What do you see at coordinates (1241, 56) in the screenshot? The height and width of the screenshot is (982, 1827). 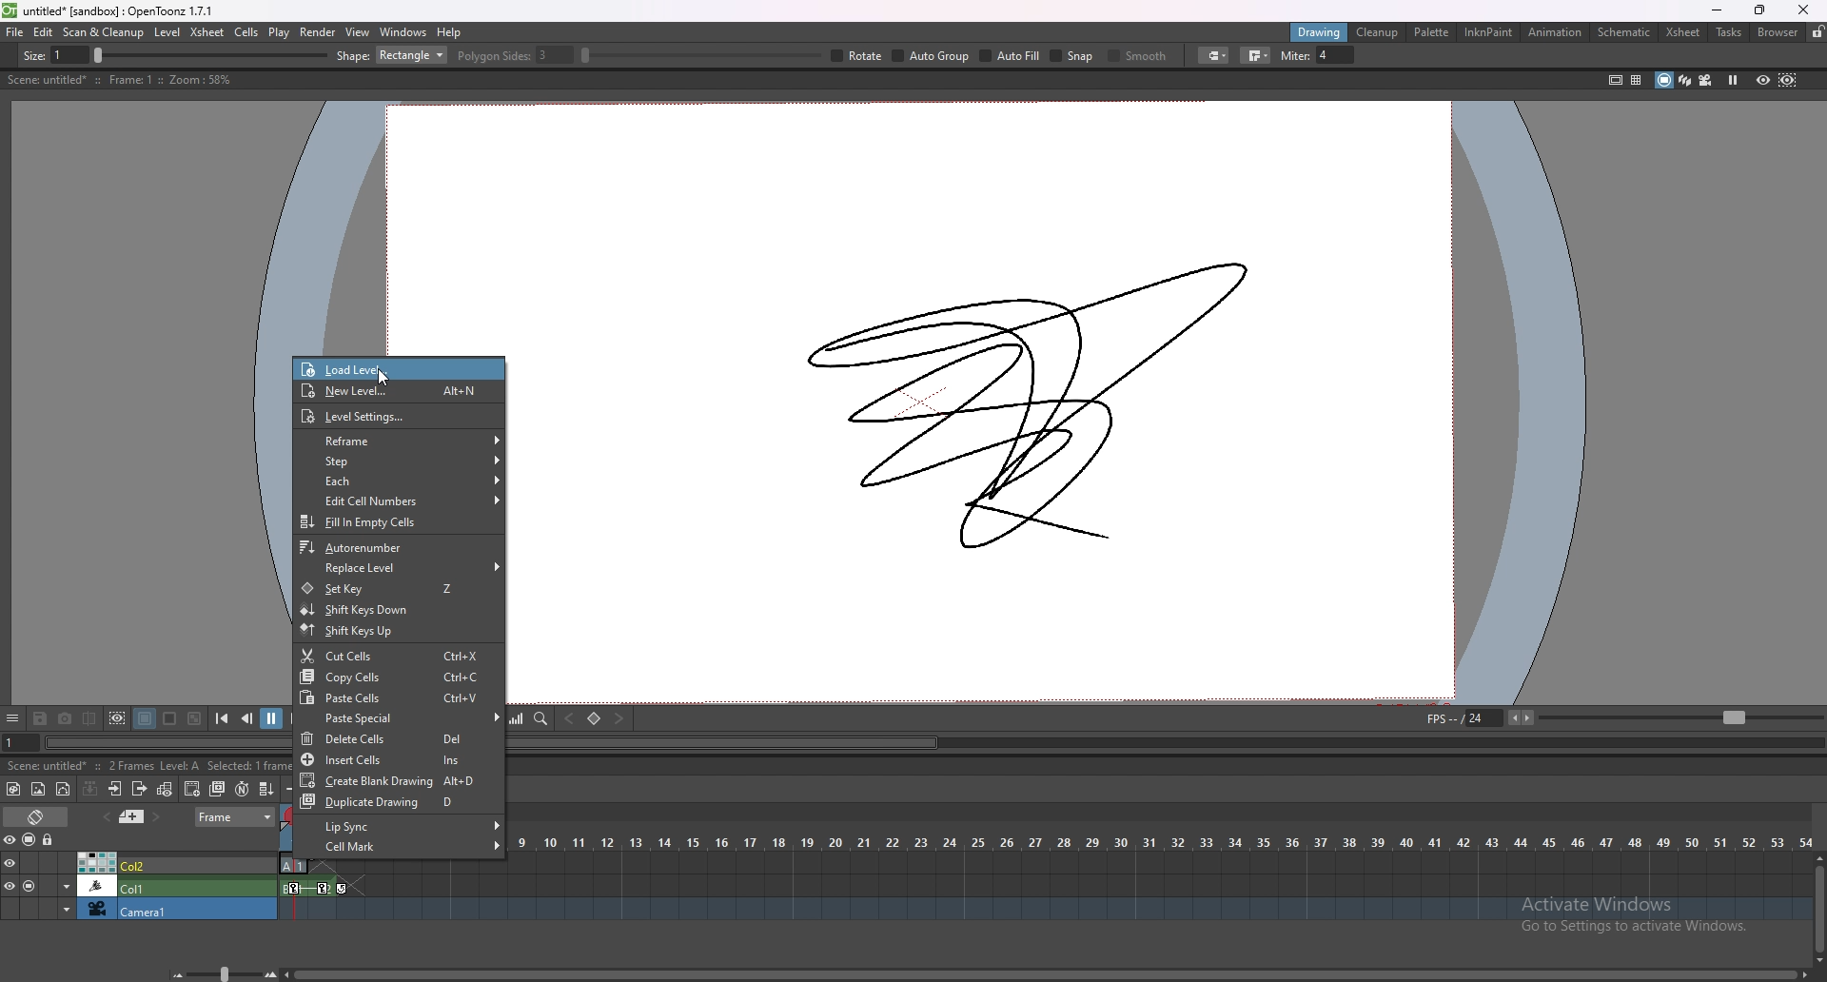 I see `rotate` at bounding box center [1241, 56].